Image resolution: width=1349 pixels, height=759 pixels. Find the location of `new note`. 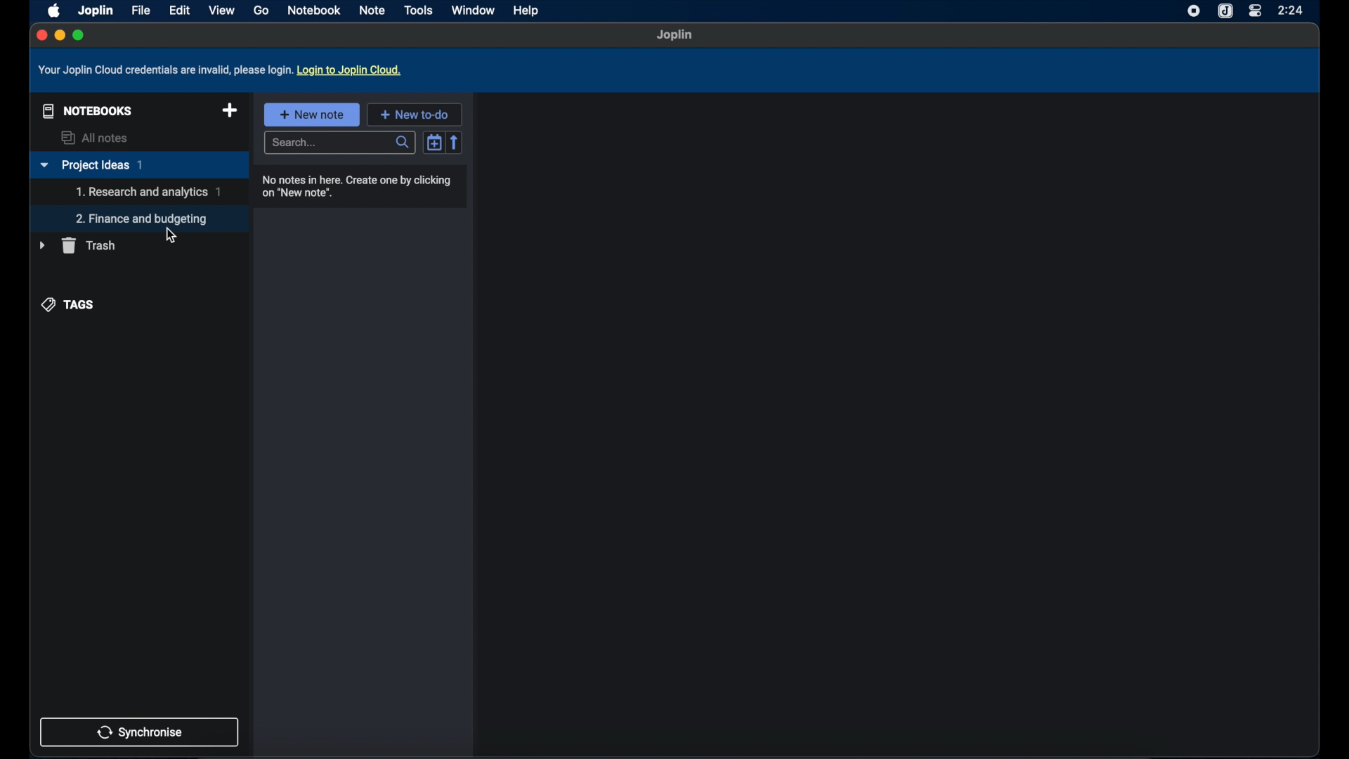

new note is located at coordinates (311, 114).